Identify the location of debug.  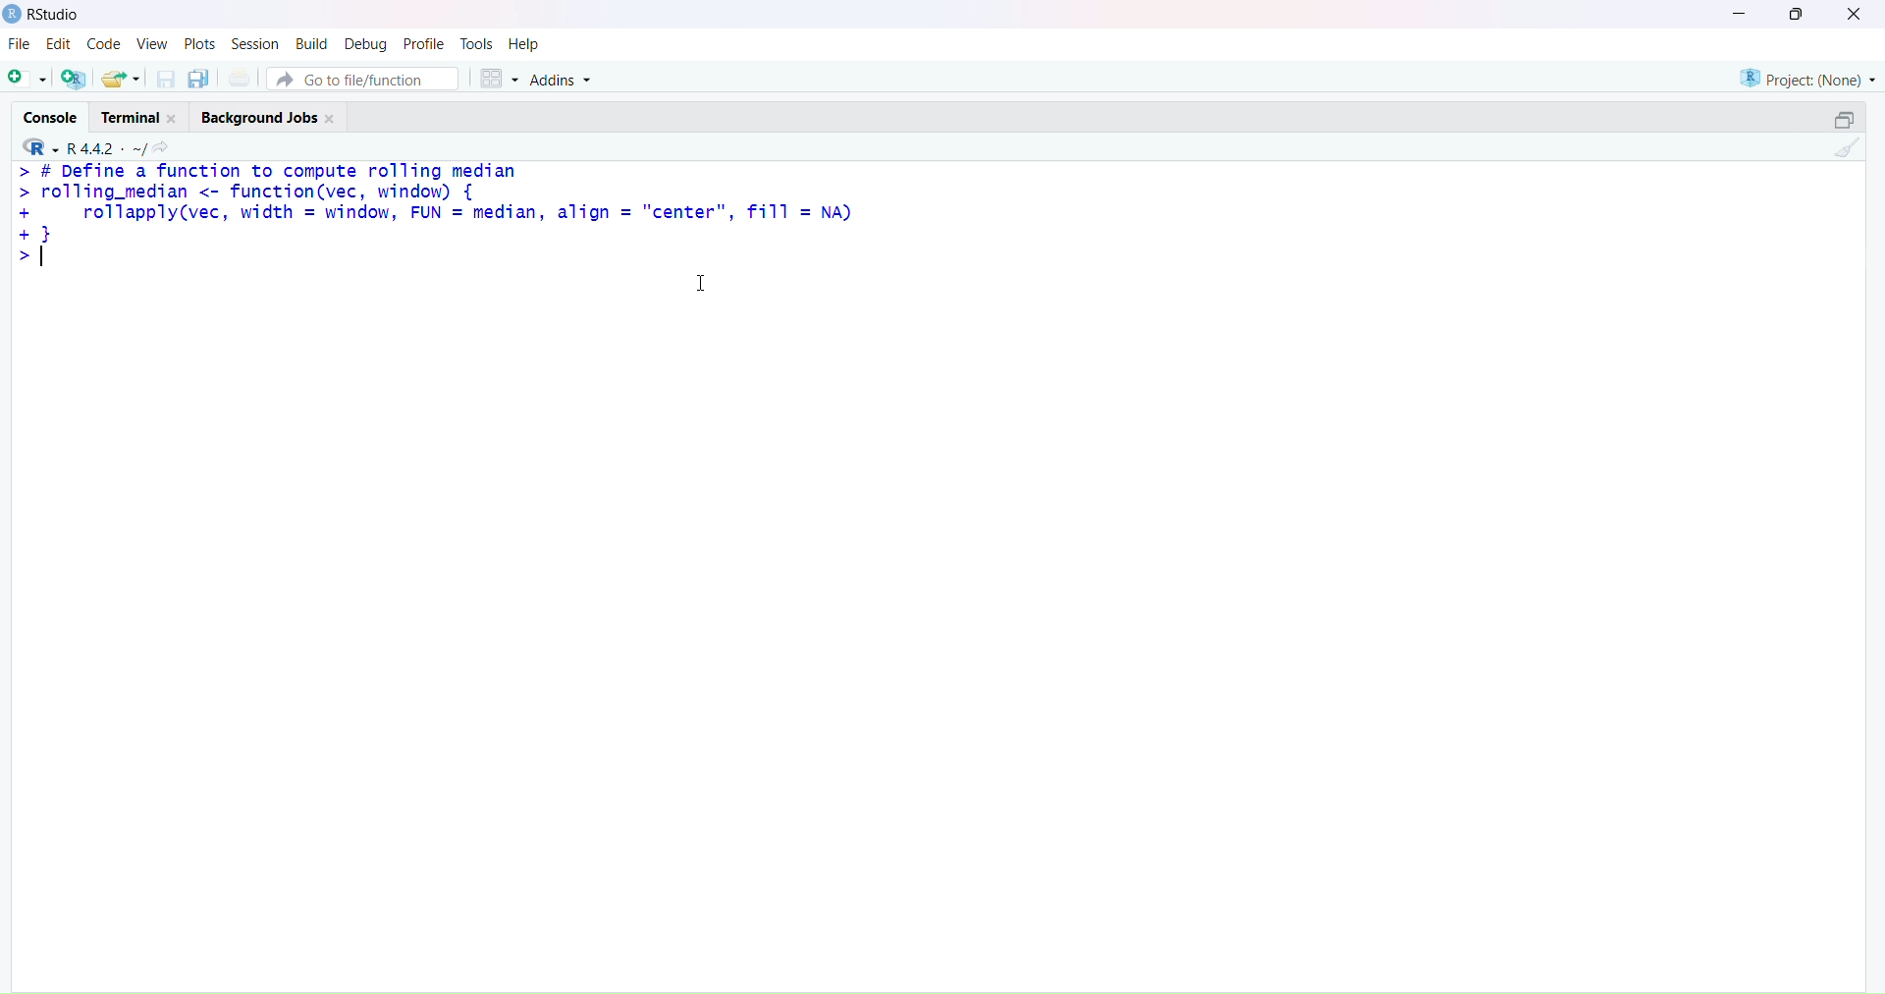
(364, 46).